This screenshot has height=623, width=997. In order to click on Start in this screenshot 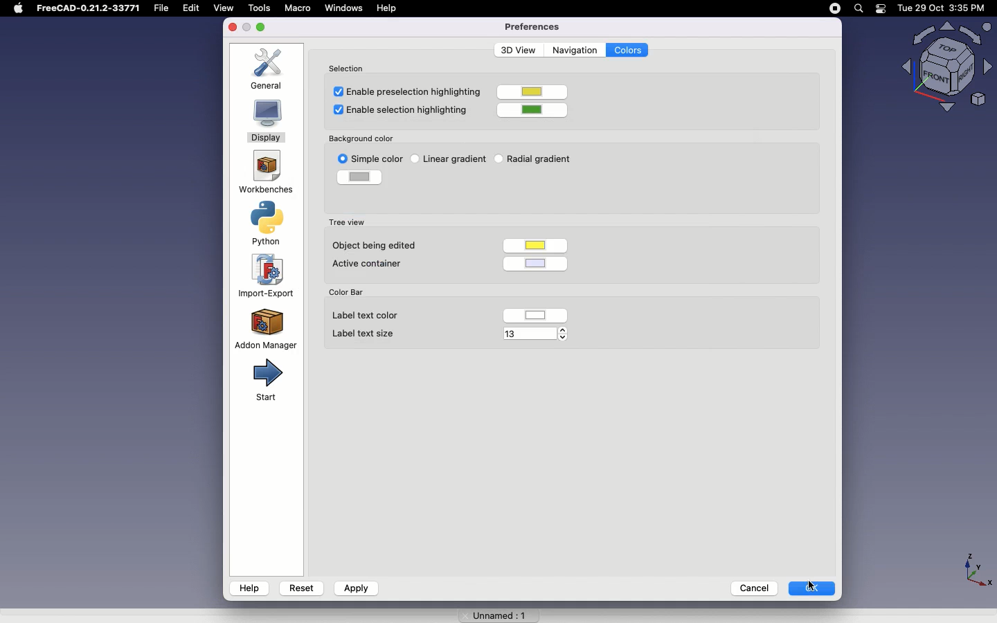, I will do `click(265, 381)`.